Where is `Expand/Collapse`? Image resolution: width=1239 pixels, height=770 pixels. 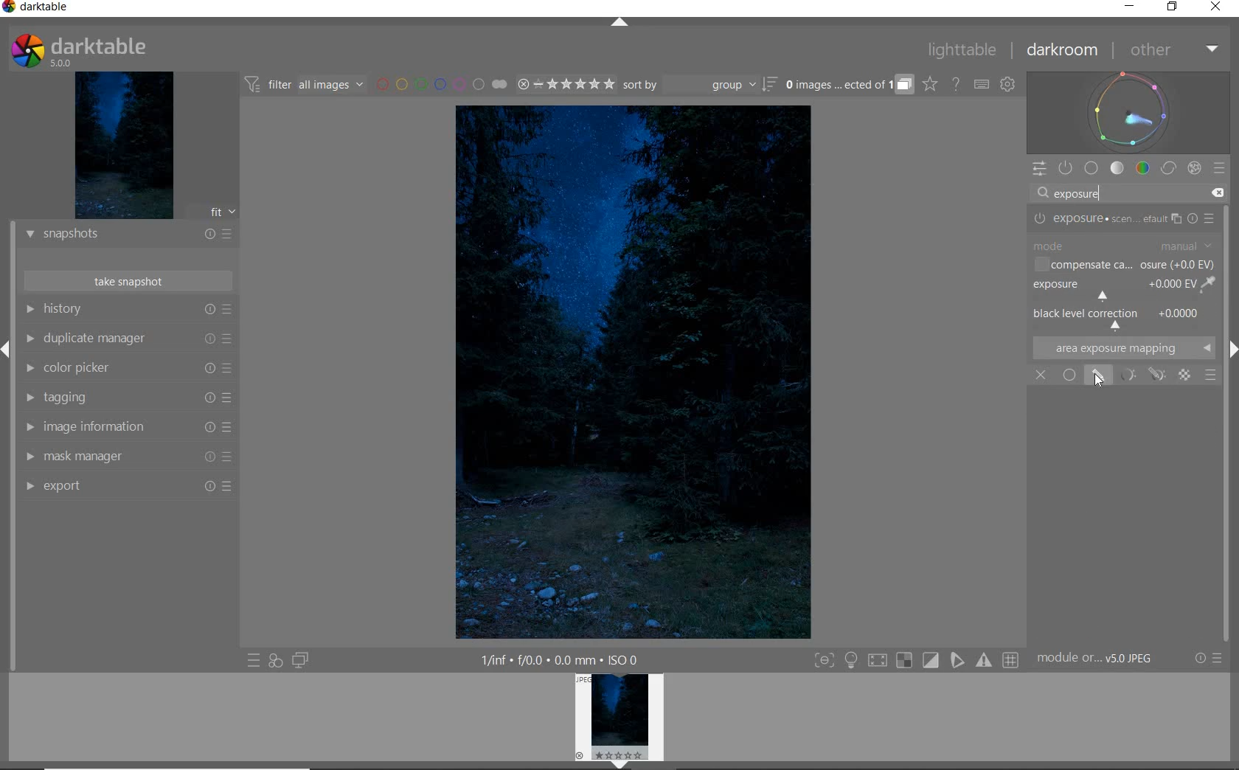
Expand/Collapse is located at coordinates (7, 348).